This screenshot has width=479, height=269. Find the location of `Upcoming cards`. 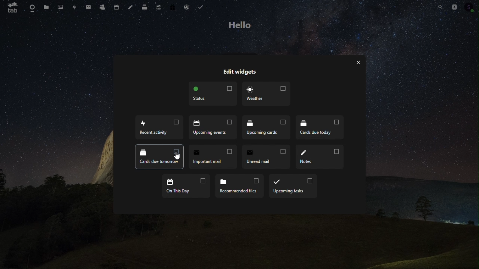

Upcoming cards is located at coordinates (267, 128).